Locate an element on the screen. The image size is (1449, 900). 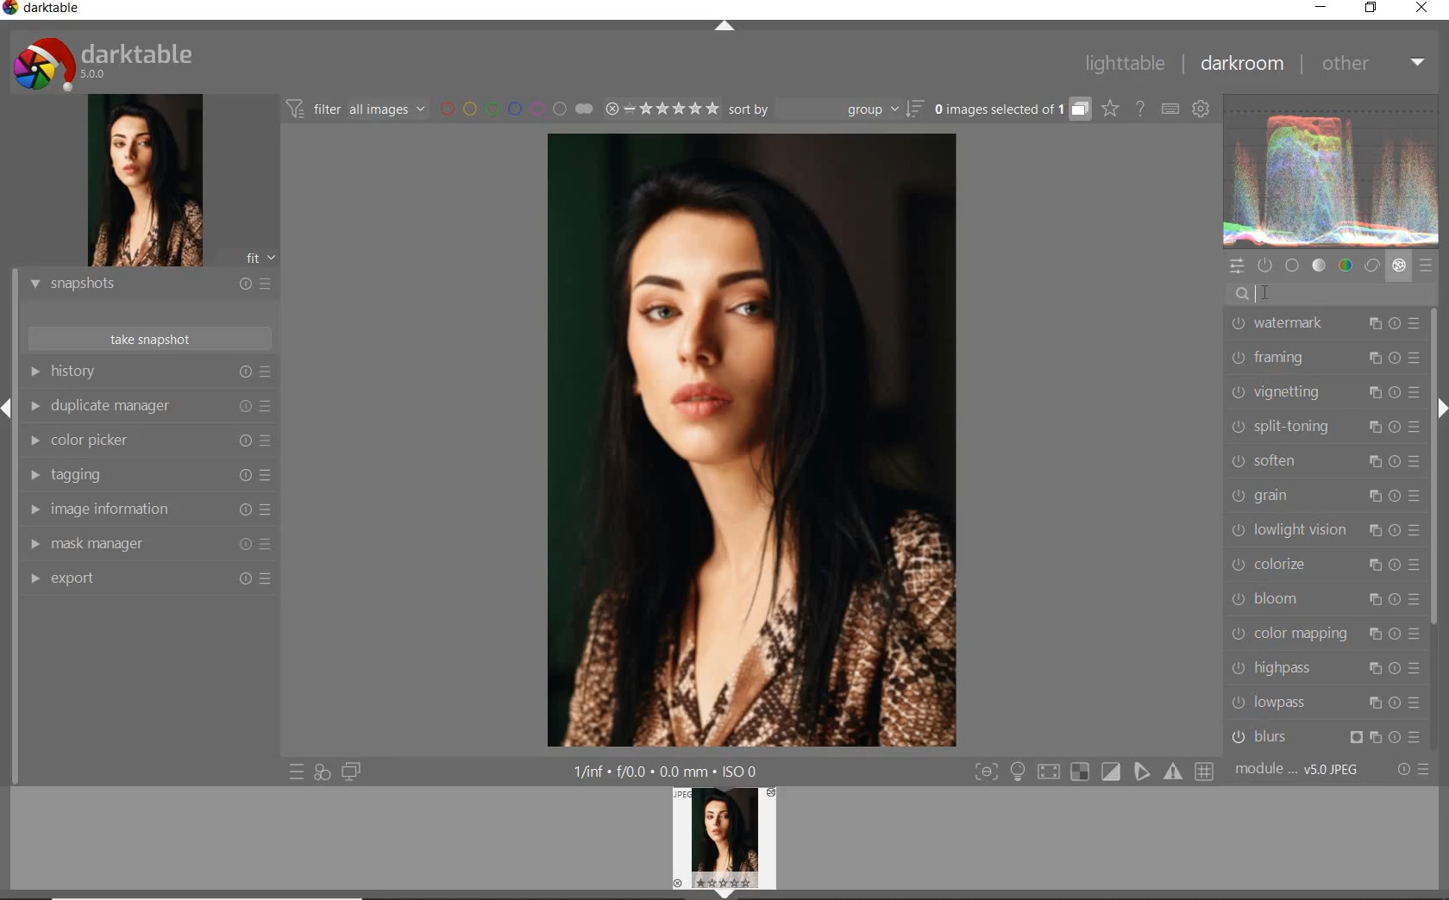
history is located at coordinates (152, 371).